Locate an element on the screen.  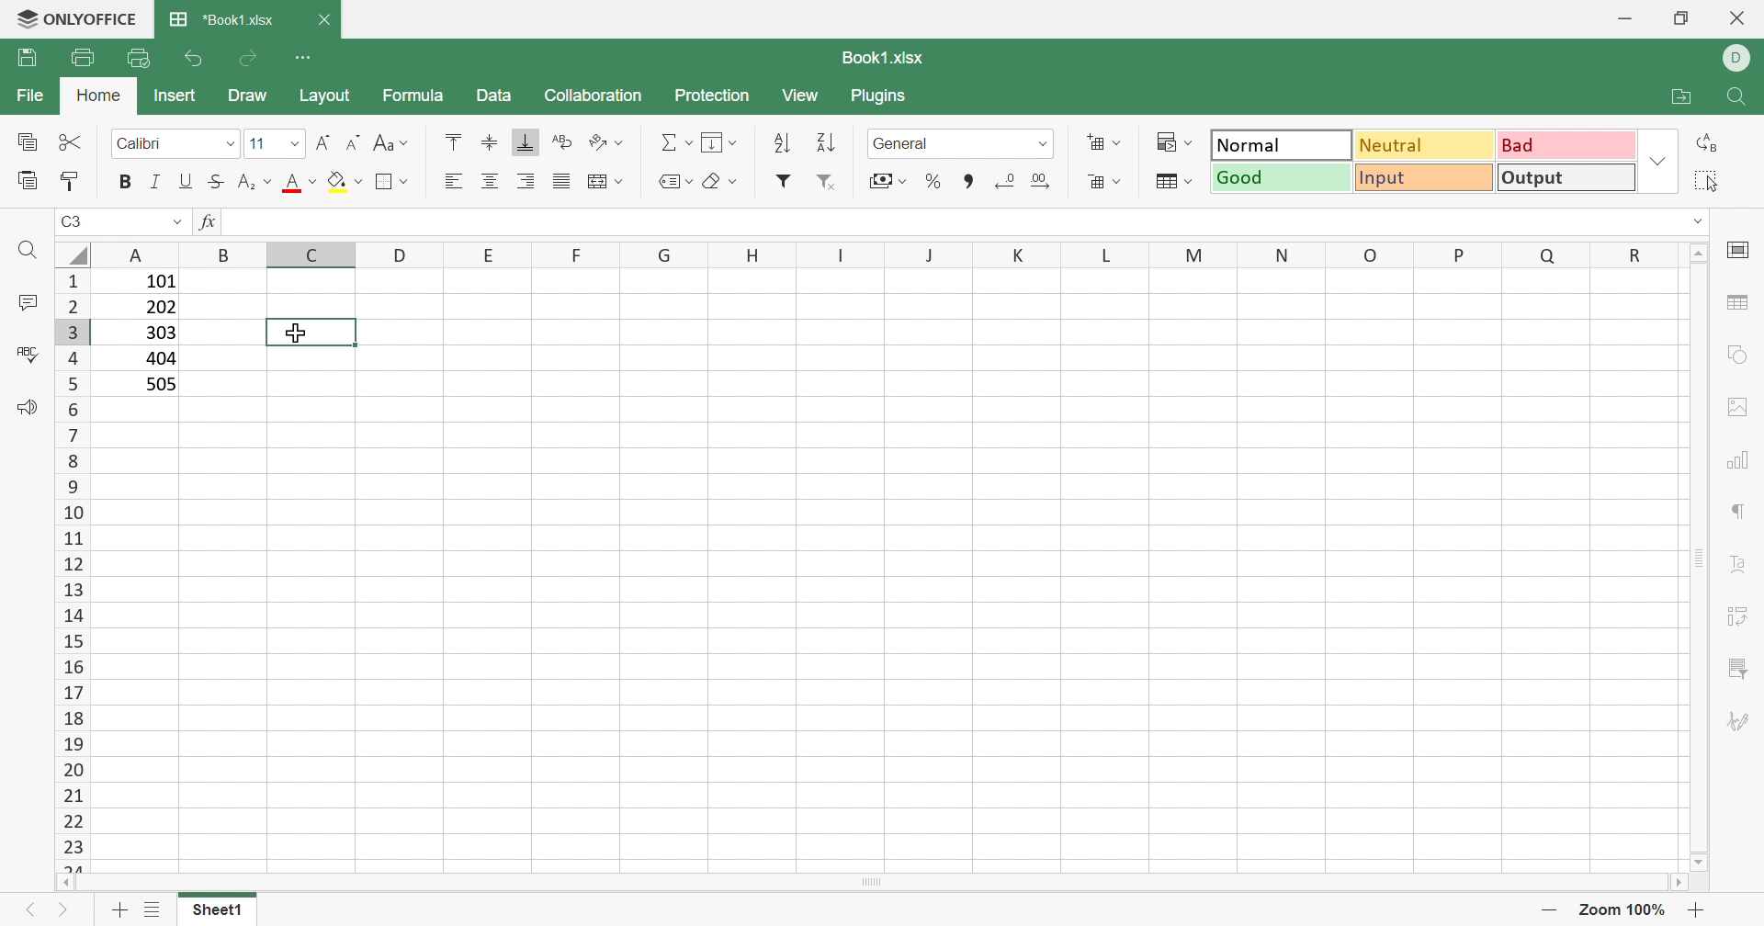
Scroll Right is located at coordinates (1690, 886).